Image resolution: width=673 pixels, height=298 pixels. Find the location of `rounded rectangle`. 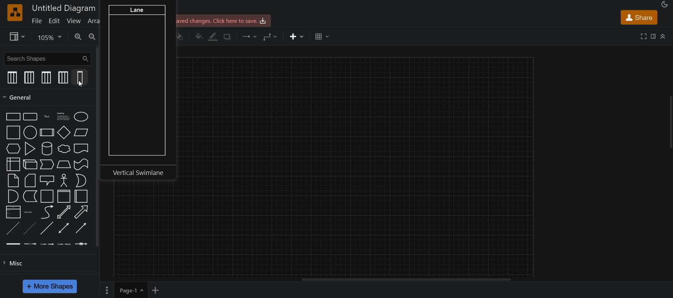

rounded rectangle is located at coordinates (30, 117).